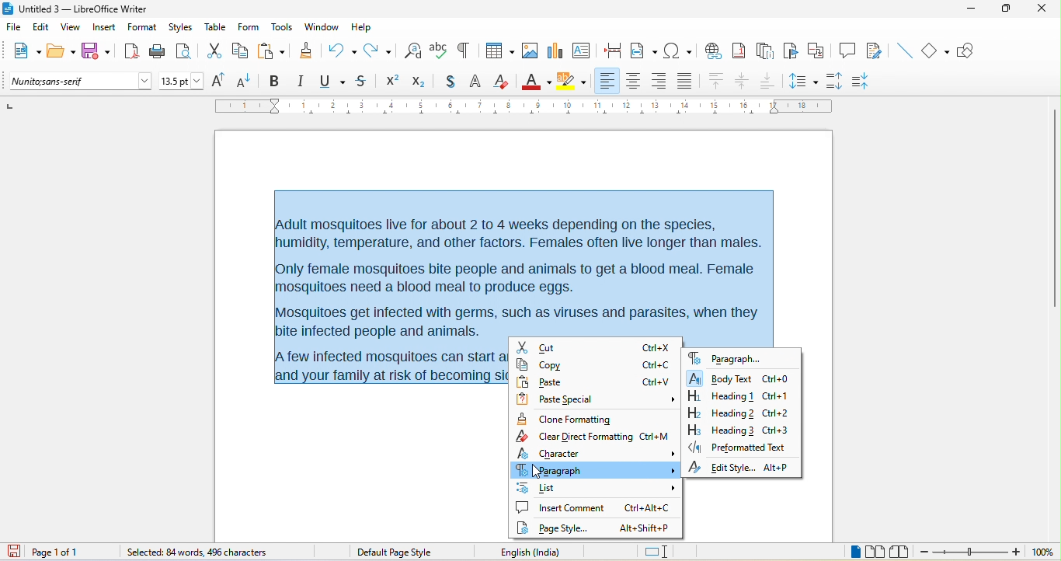 The height and width of the screenshot is (561, 1061). I want to click on superscript, so click(392, 81).